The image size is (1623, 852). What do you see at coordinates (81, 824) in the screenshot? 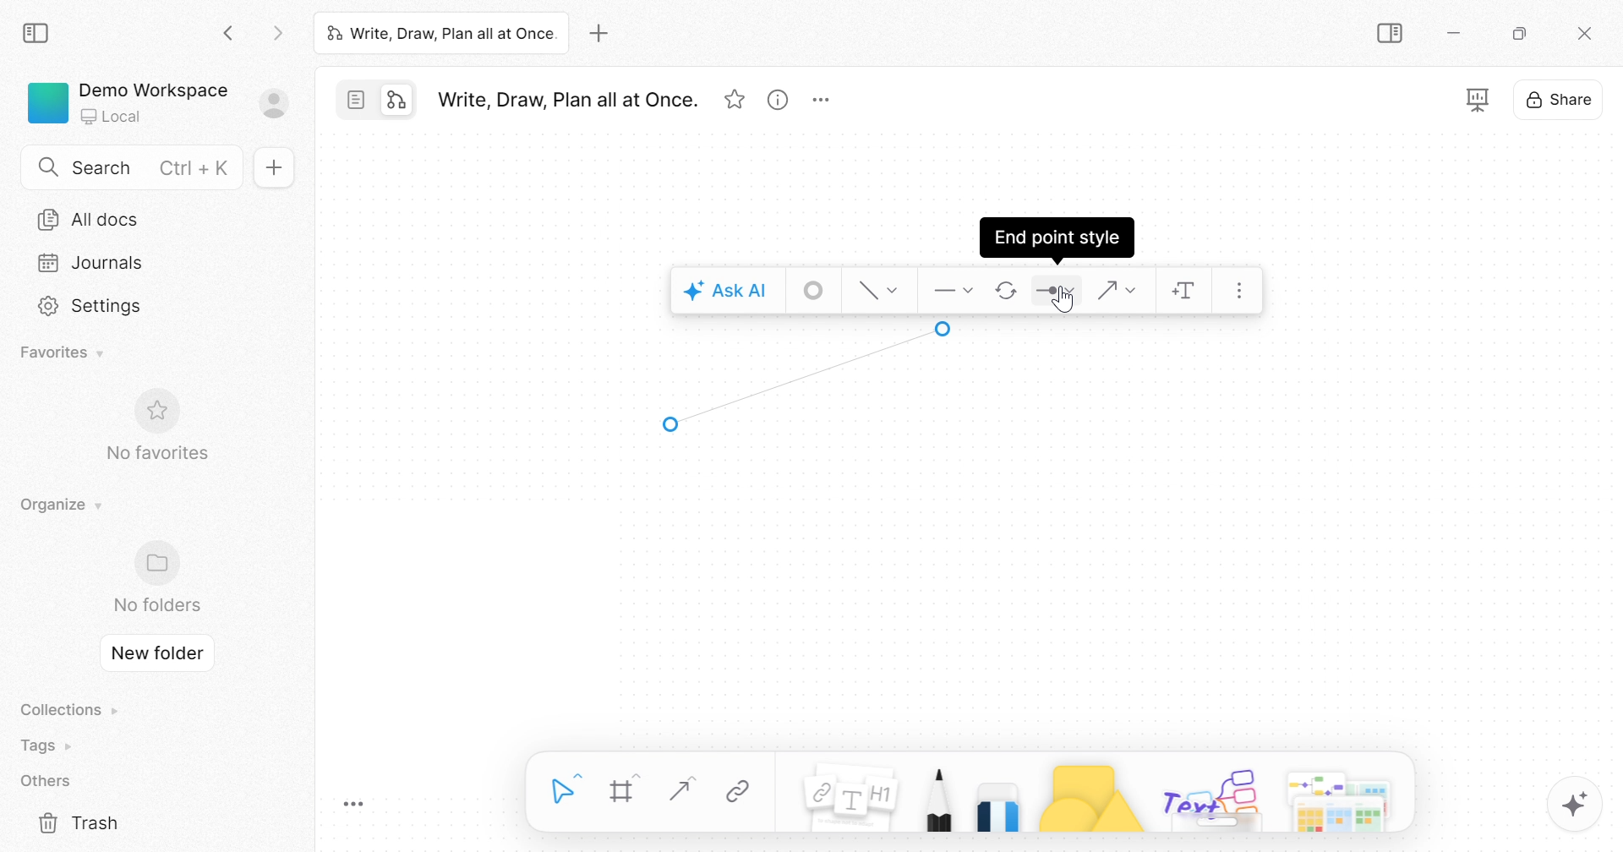
I see `Trash` at bounding box center [81, 824].